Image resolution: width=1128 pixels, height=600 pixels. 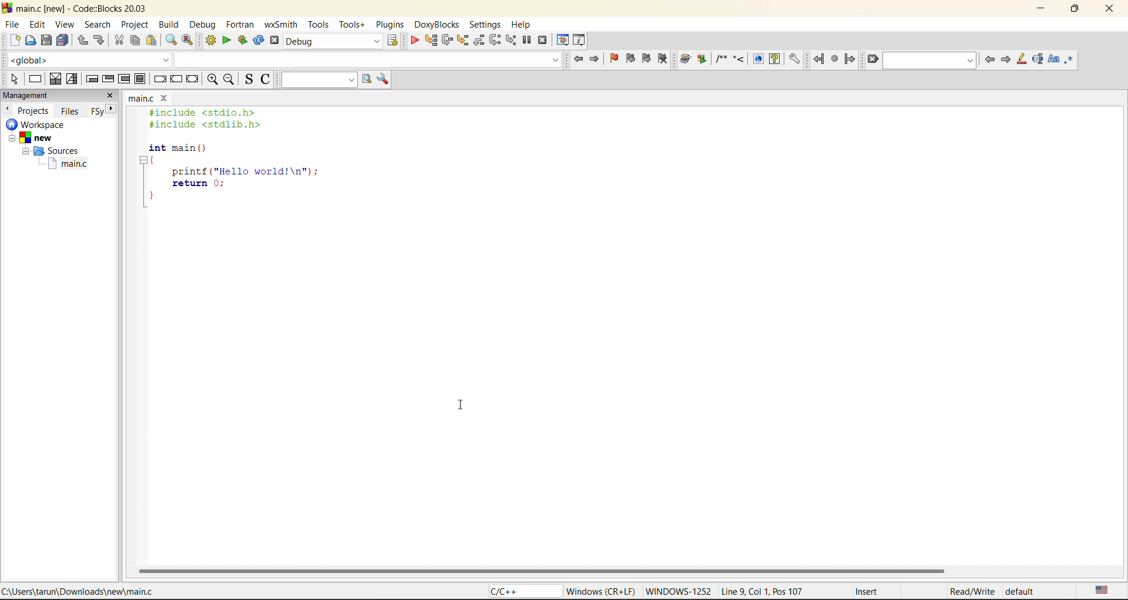 I want to click on main.c, so click(x=53, y=164).